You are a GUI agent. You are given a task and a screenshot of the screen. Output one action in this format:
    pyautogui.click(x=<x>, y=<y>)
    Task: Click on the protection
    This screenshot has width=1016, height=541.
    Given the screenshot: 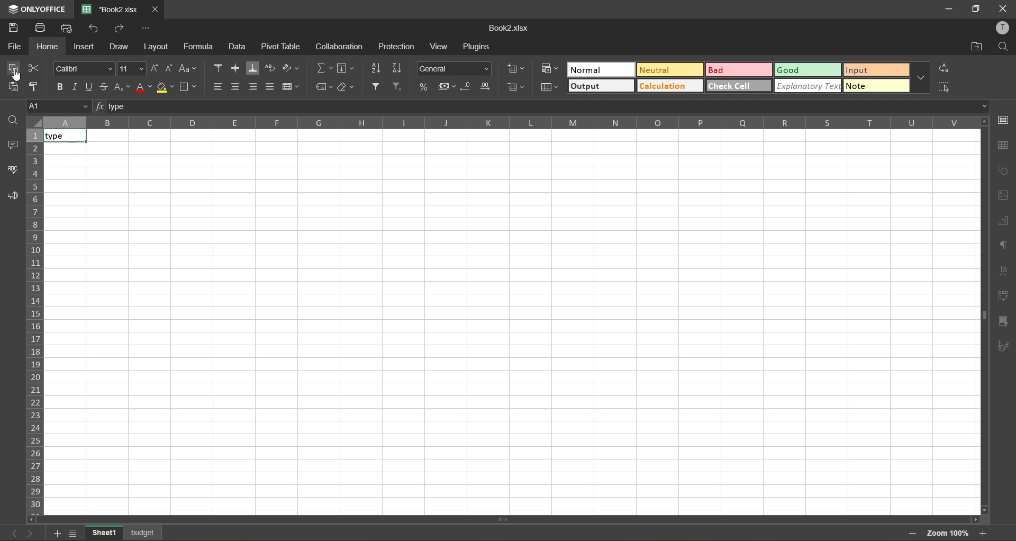 What is the action you would take?
    pyautogui.click(x=398, y=46)
    